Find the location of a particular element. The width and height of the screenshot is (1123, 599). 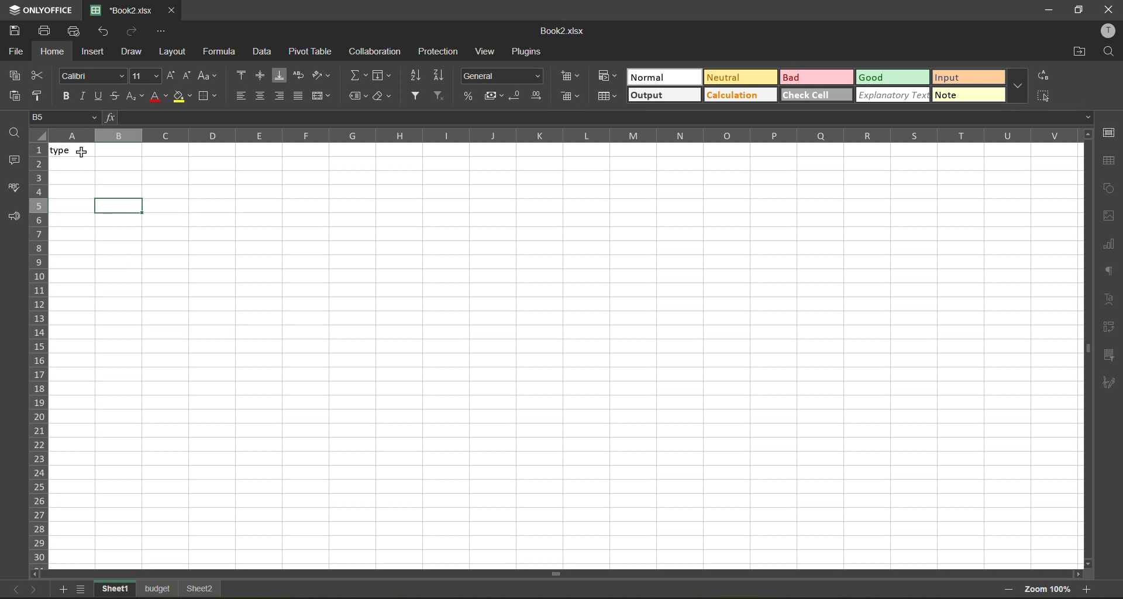

plugins is located at coordinates (530, 52).